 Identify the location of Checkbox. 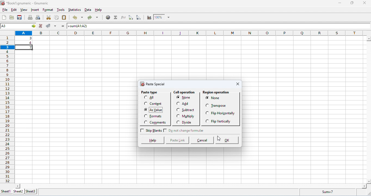
(177, 122).